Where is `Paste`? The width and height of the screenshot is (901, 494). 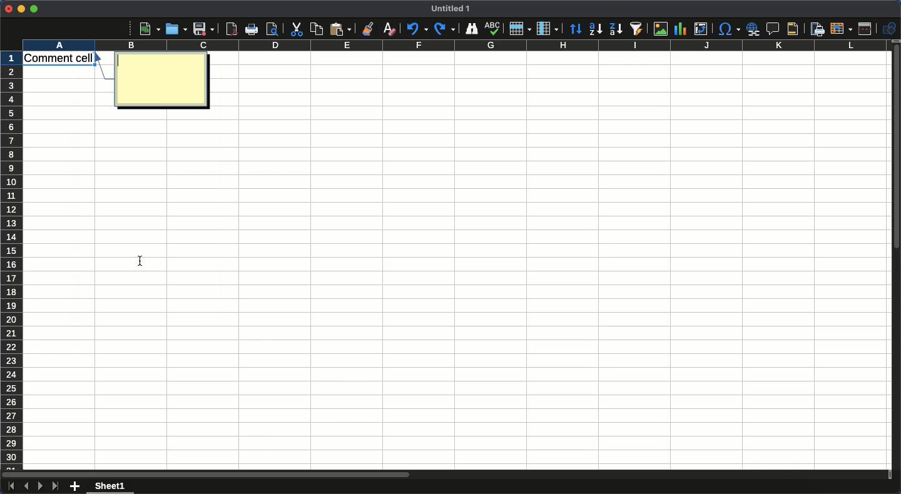 Paste is located at coordinates (340, 28).